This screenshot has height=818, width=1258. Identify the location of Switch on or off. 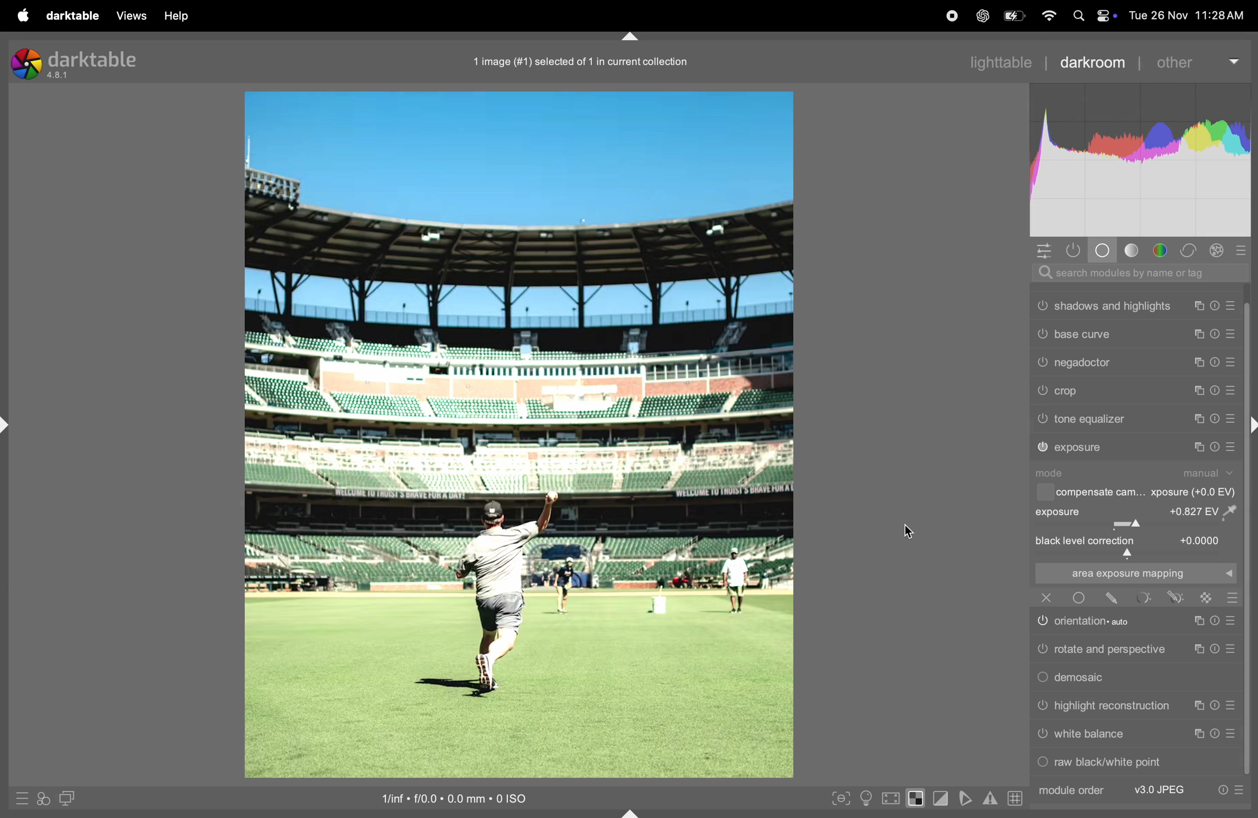
(1042, 333).